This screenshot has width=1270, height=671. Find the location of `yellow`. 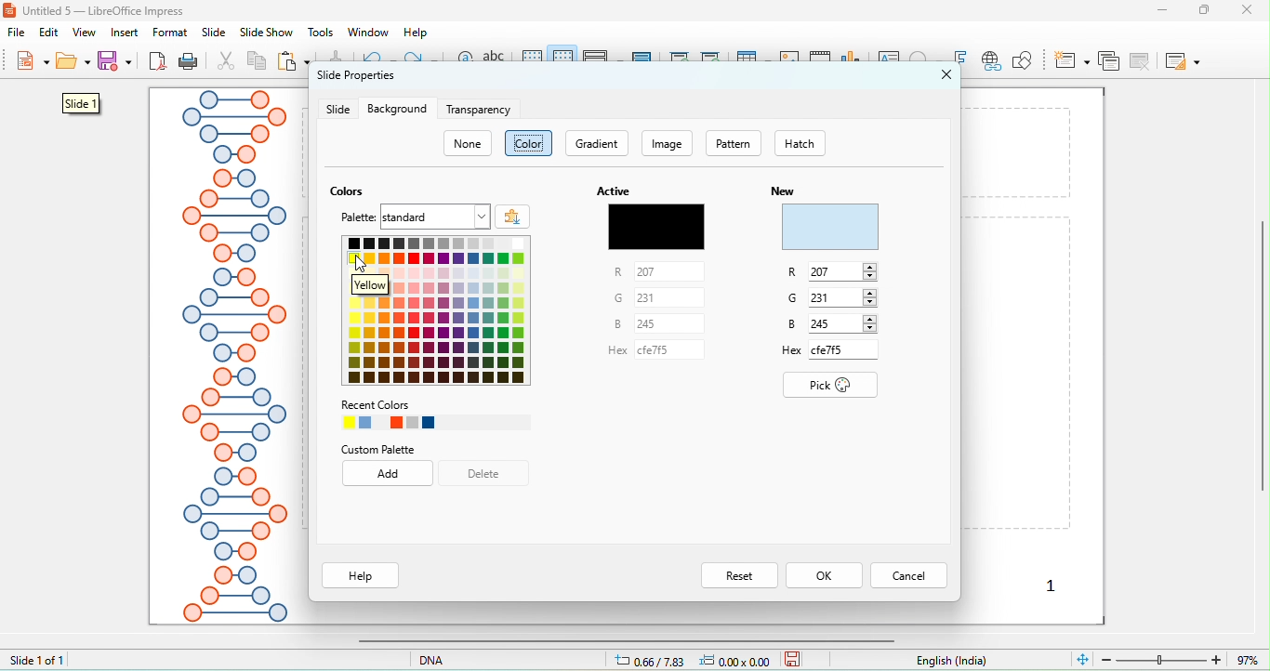

yellow is located at coordinates (390, 286).